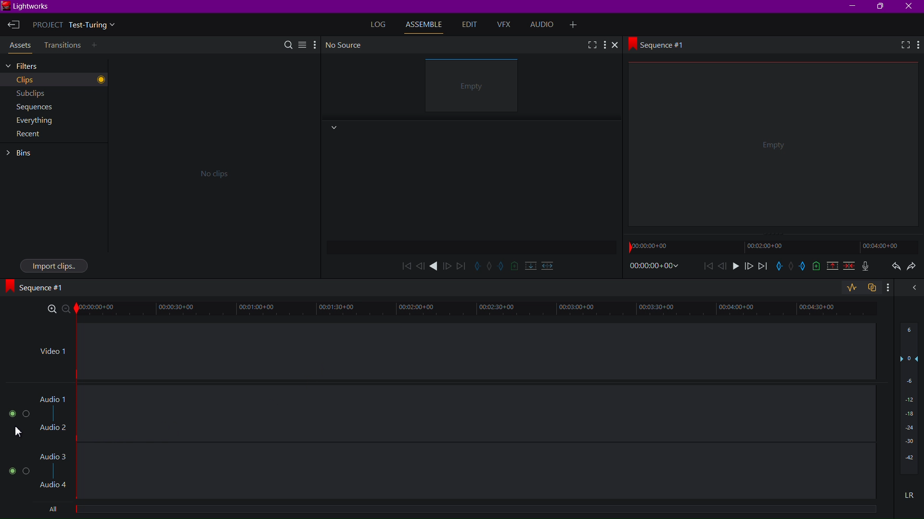  I want to click on Audio, so click(545, 25).